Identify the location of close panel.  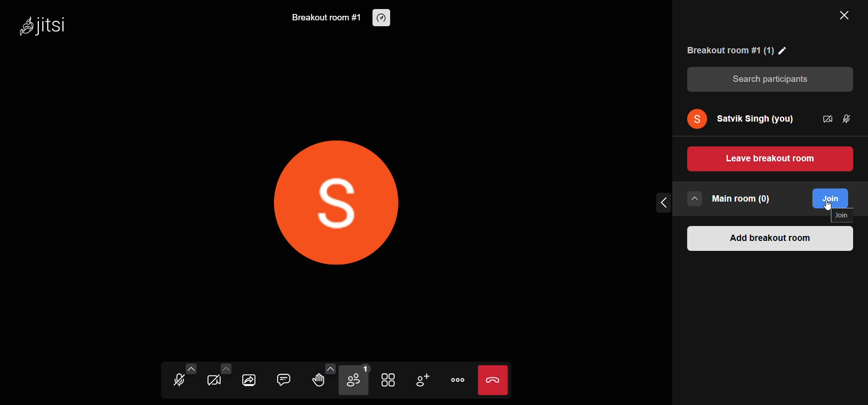
(844, 14).